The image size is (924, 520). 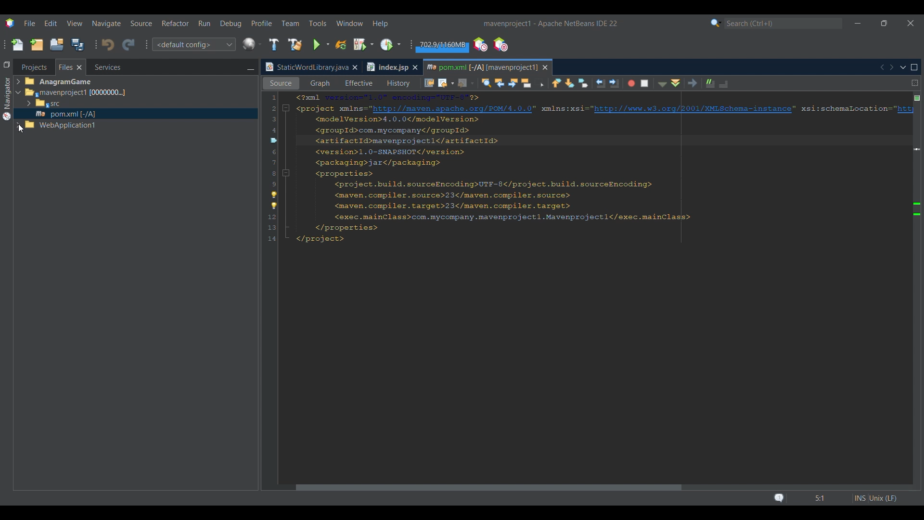 What do you see at coordinates (10, 24) in the screenshot?
I see `Software logo` at bounding box center [10, 24].